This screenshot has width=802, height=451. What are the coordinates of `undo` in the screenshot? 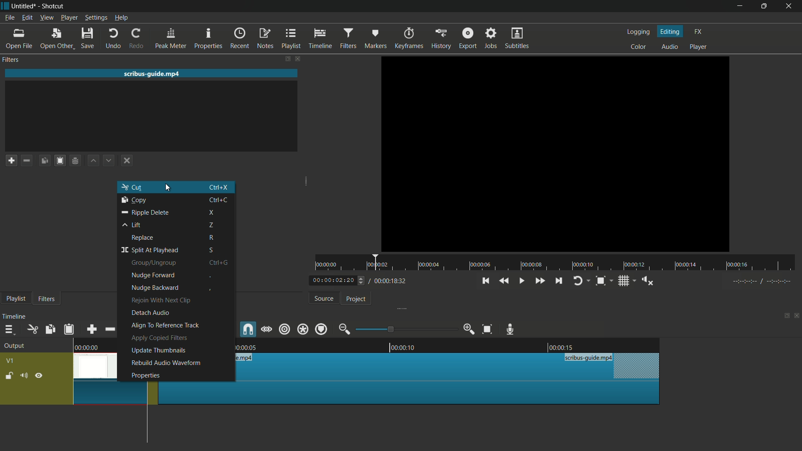 It's located at (115, 38).